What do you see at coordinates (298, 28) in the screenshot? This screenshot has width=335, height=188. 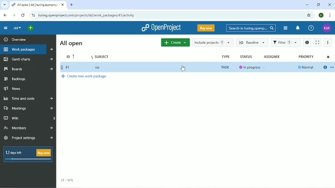 I see `To notification center` at bounding box center [298, 28].